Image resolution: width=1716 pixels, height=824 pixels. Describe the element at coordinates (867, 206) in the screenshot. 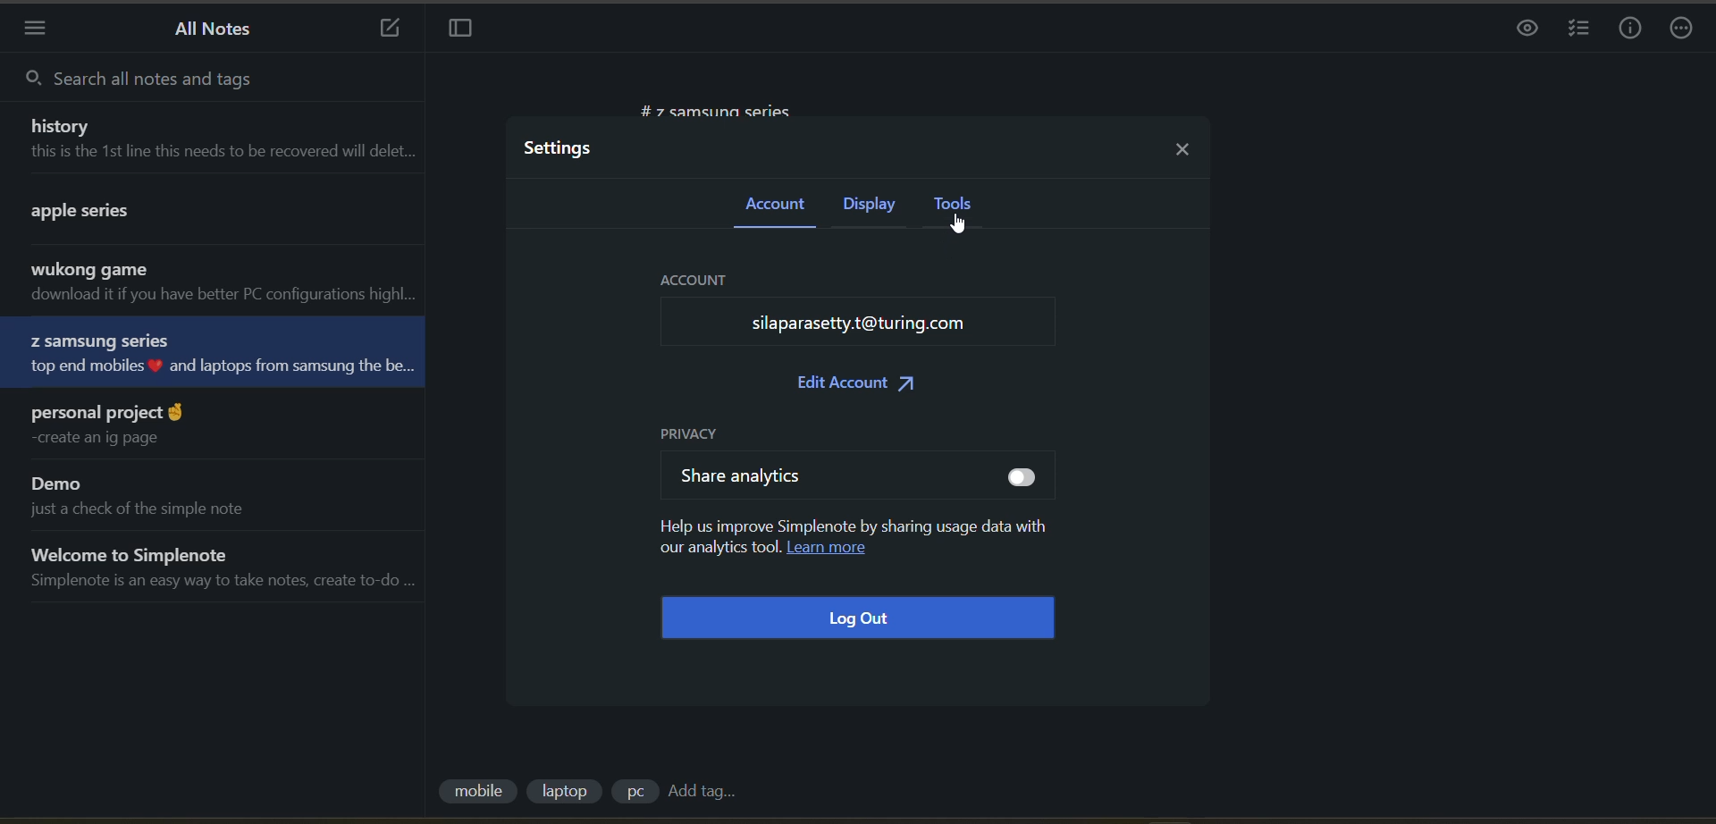

I see `display` at that location.